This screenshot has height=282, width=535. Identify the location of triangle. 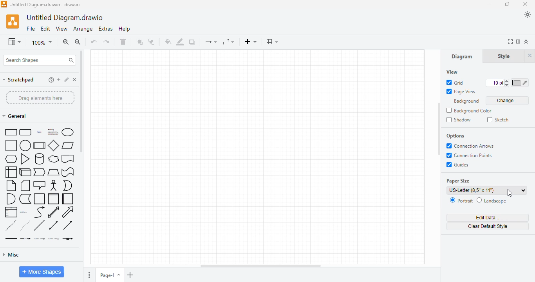
(25, 159).